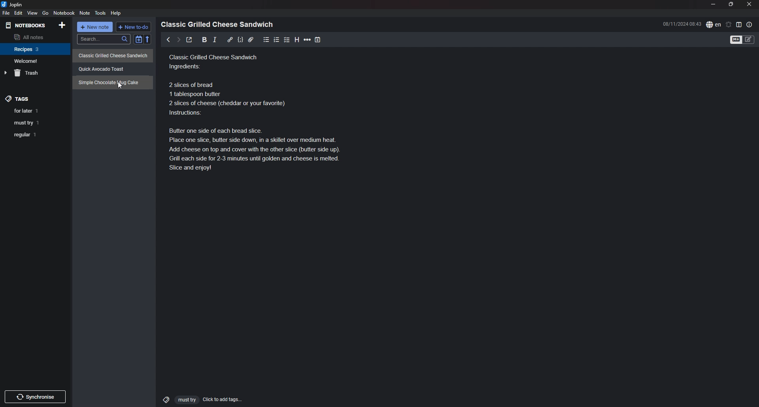  Describe the element at coordinates (714, 4) in the screenshot. I see `minimize` at that location.